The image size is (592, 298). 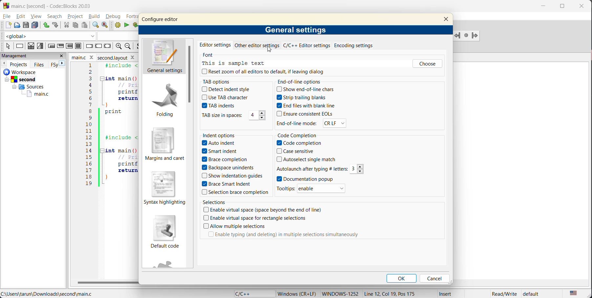 What do you see at coordinates (55, 16) in the screenshot?
I see `search` at bounding box center [55, 16].